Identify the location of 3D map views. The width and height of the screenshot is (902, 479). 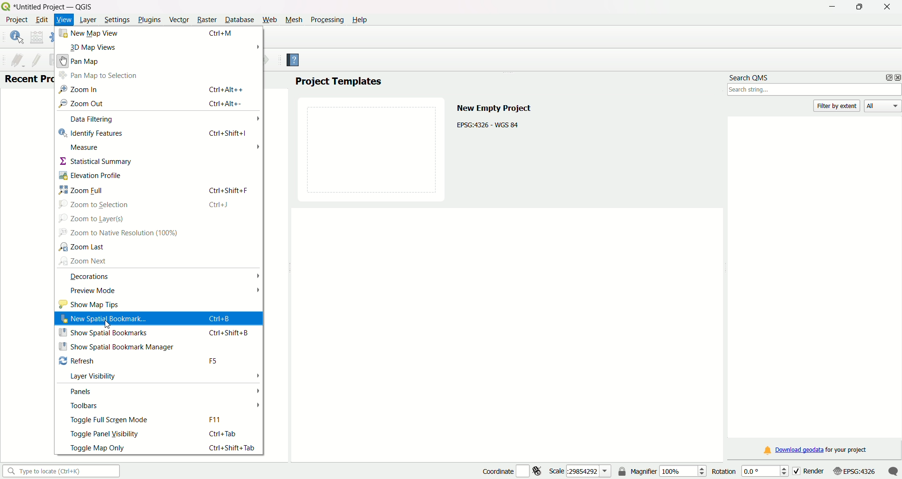
(93, 47).